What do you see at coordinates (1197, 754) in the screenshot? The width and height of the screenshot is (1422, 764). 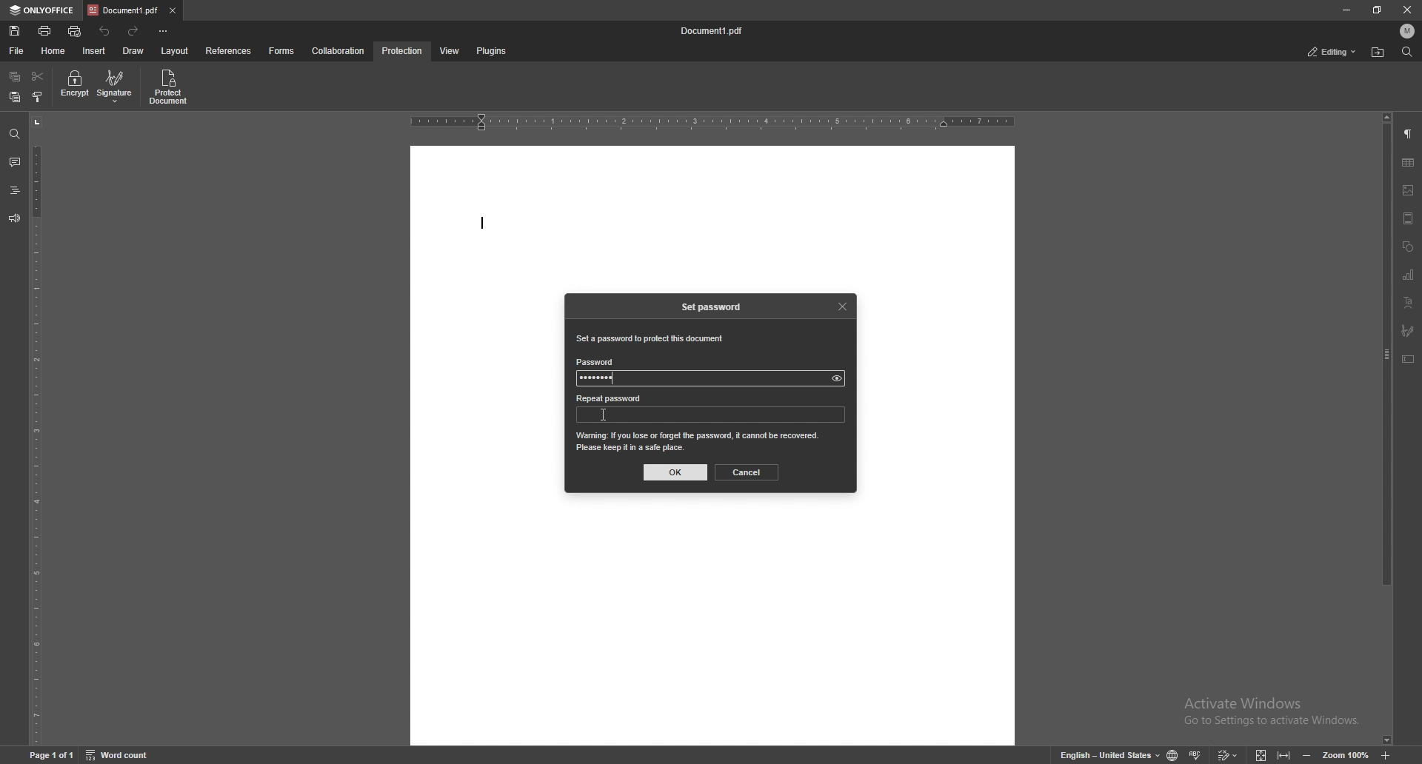 I see `spell check` at bounding box center [1197, 754].